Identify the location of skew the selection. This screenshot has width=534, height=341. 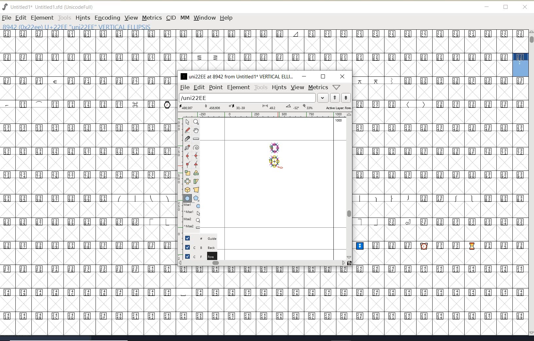
(196, 182).